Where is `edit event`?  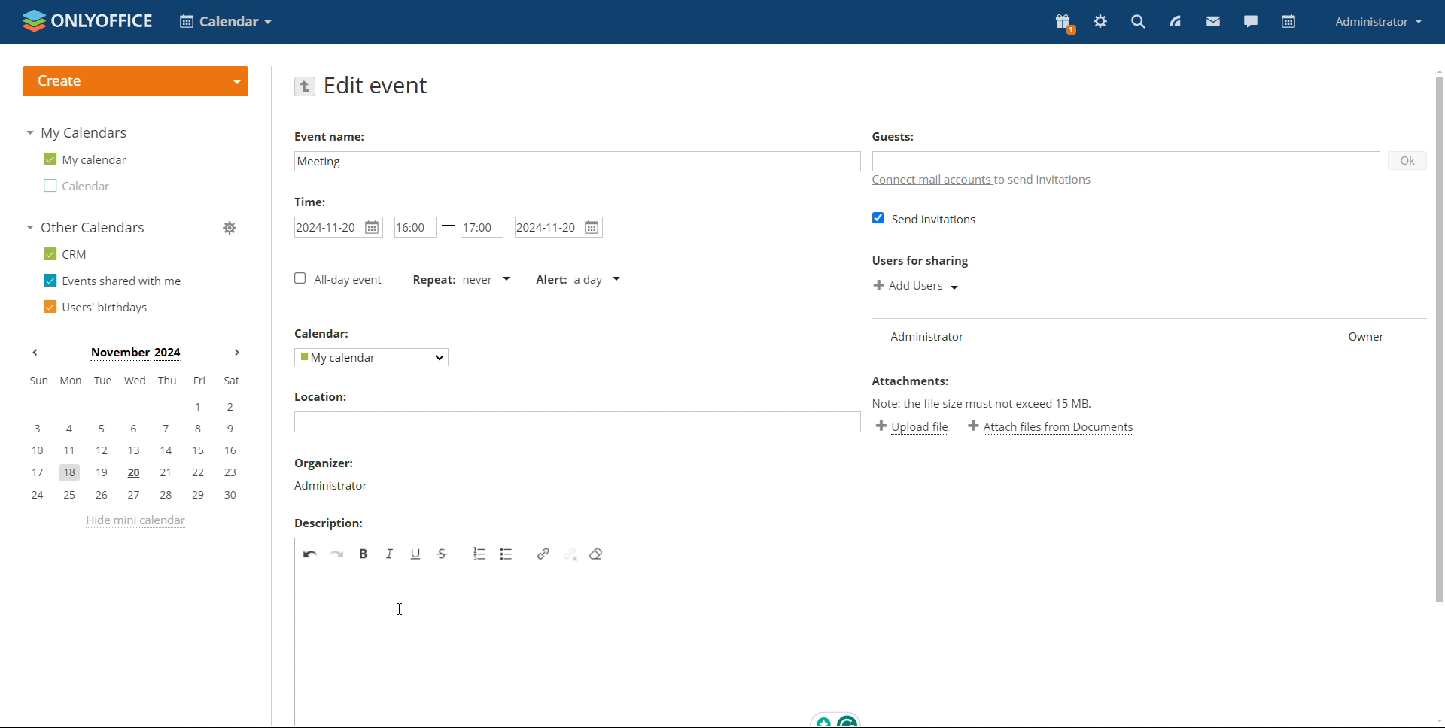 edit event is located at coordinates (377, 86).